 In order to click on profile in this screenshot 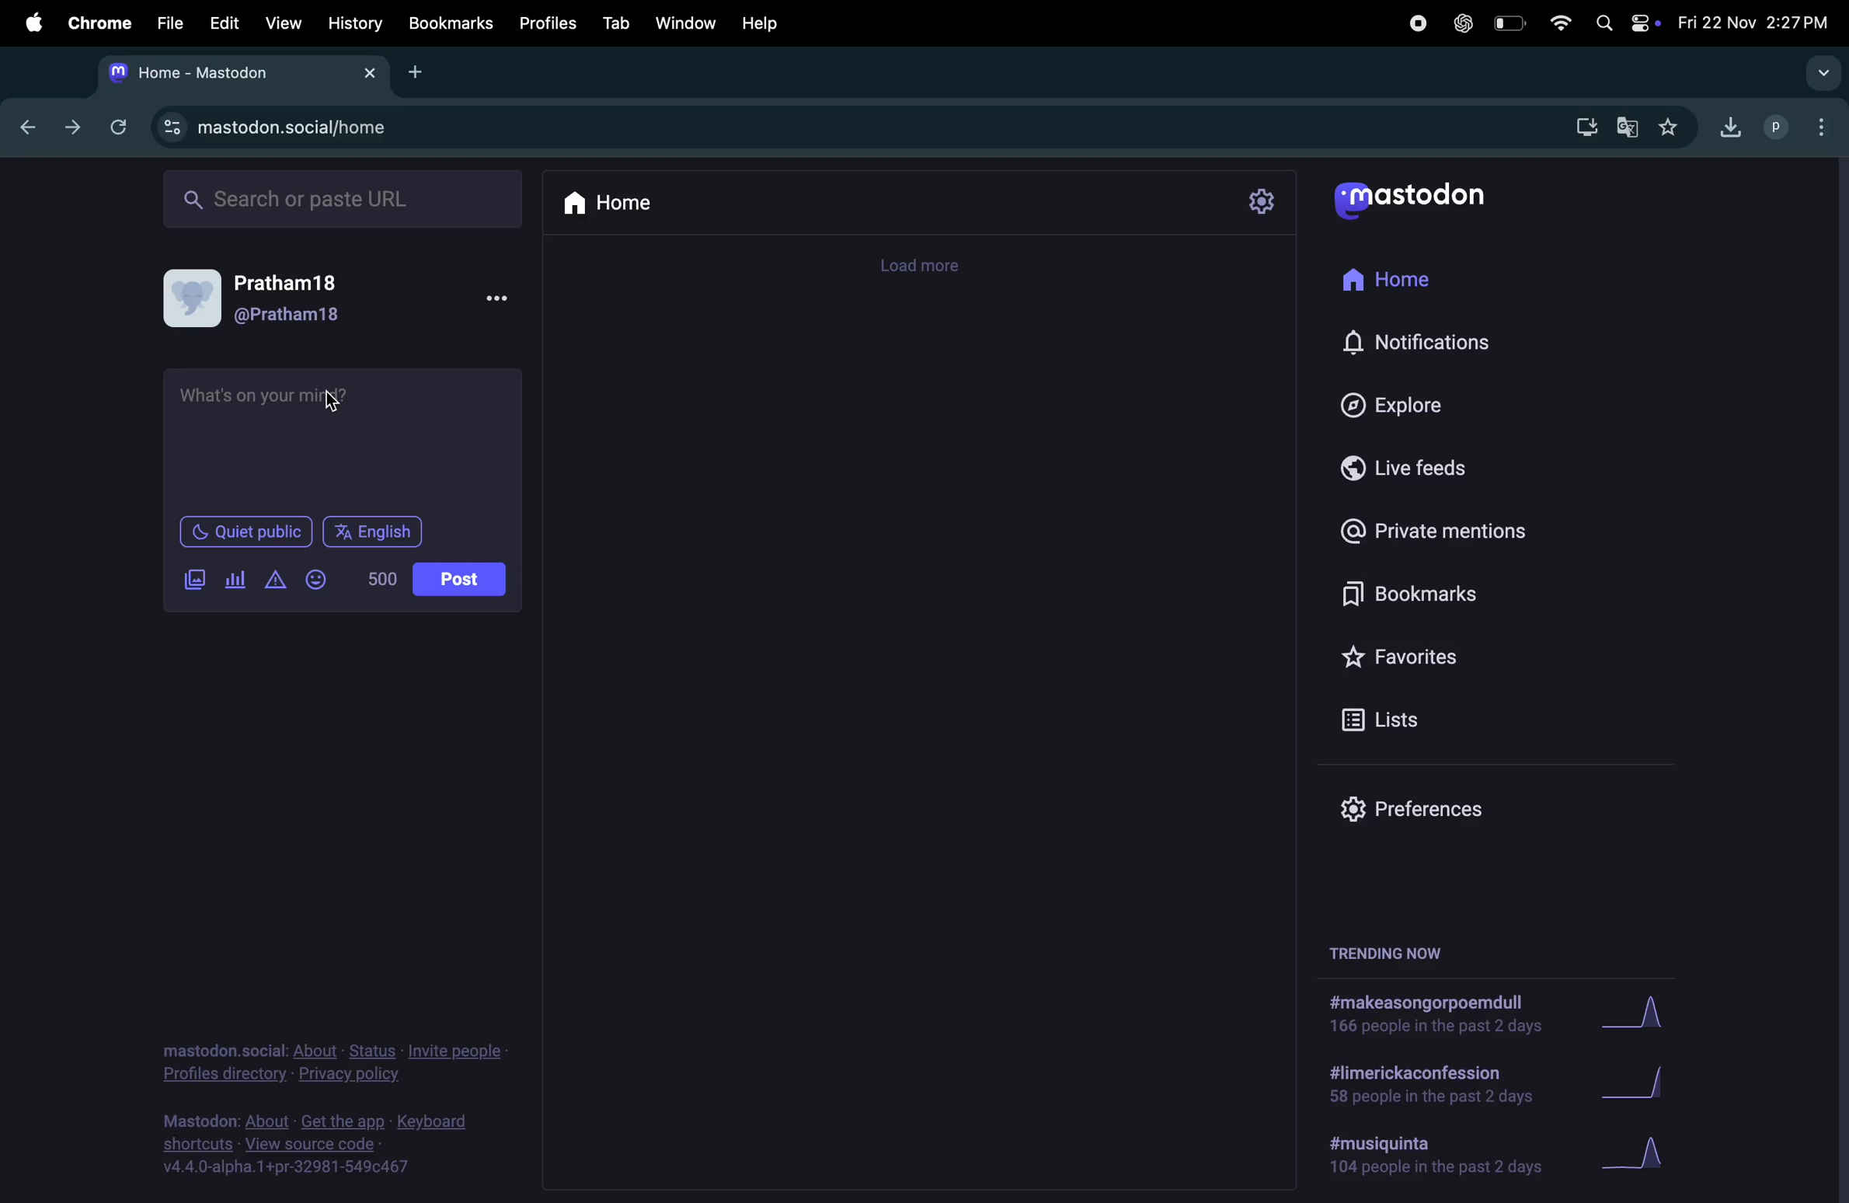, I will do `click(1778, 127)`.